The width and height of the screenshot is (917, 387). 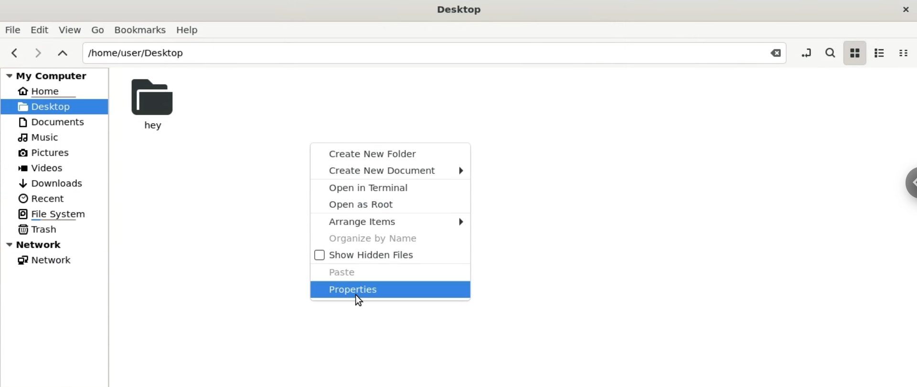 I want to click on properties, so click(x=393, y=290).